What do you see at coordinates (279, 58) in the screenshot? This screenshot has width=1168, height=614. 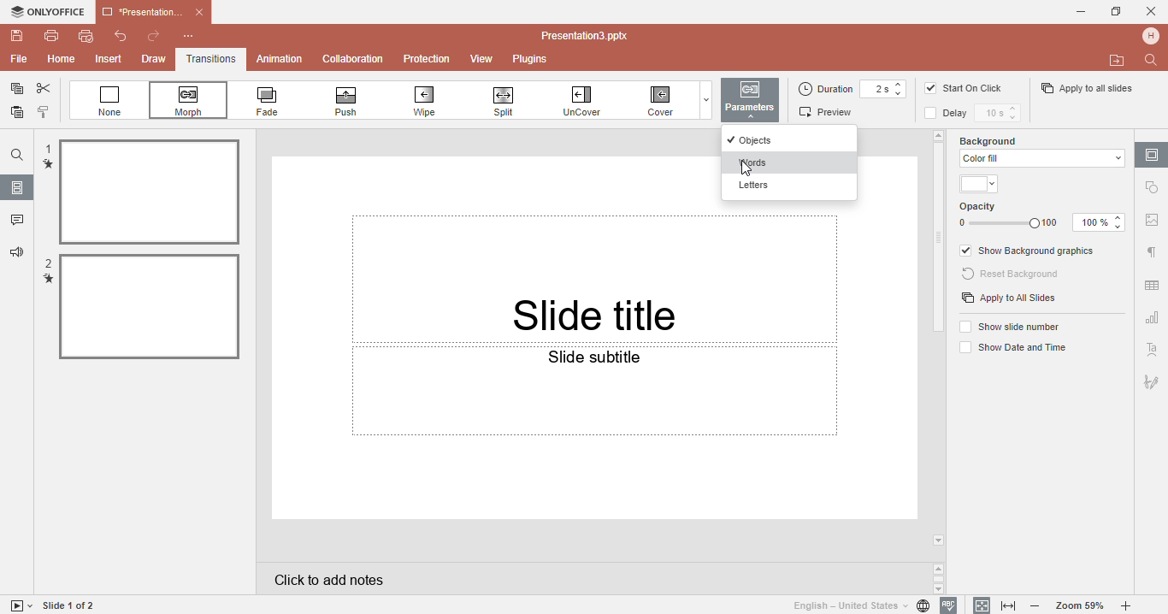 I see `Animation` at bounding box center [279, 58].